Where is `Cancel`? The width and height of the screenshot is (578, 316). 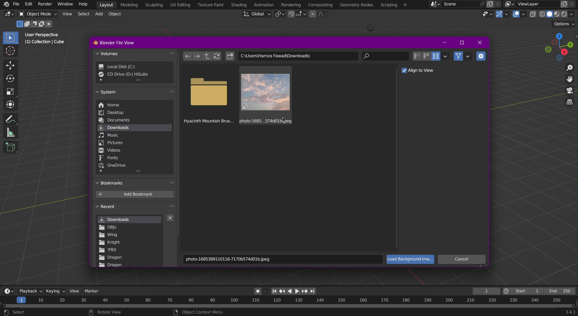
Cancel is located at coordinates (463, 260).